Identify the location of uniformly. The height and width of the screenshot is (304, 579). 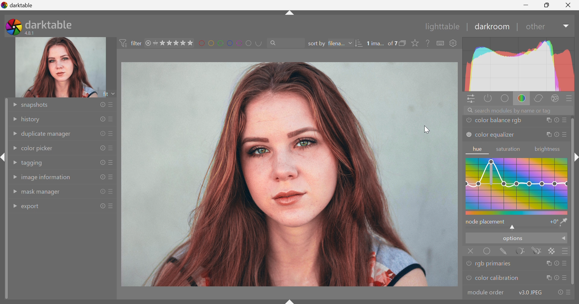
(487, 252).